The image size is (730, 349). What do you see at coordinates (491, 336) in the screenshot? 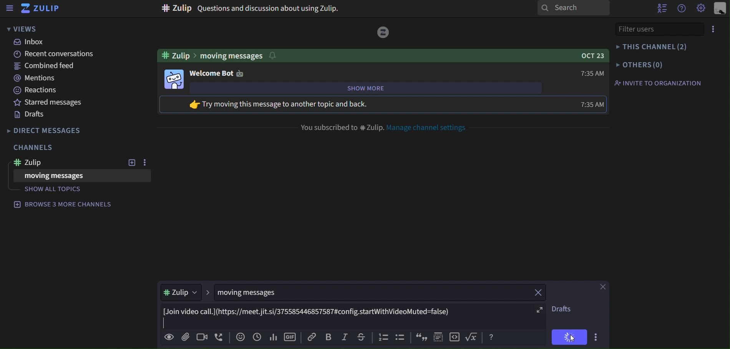
I see `help` at bounding box center [491, 336].